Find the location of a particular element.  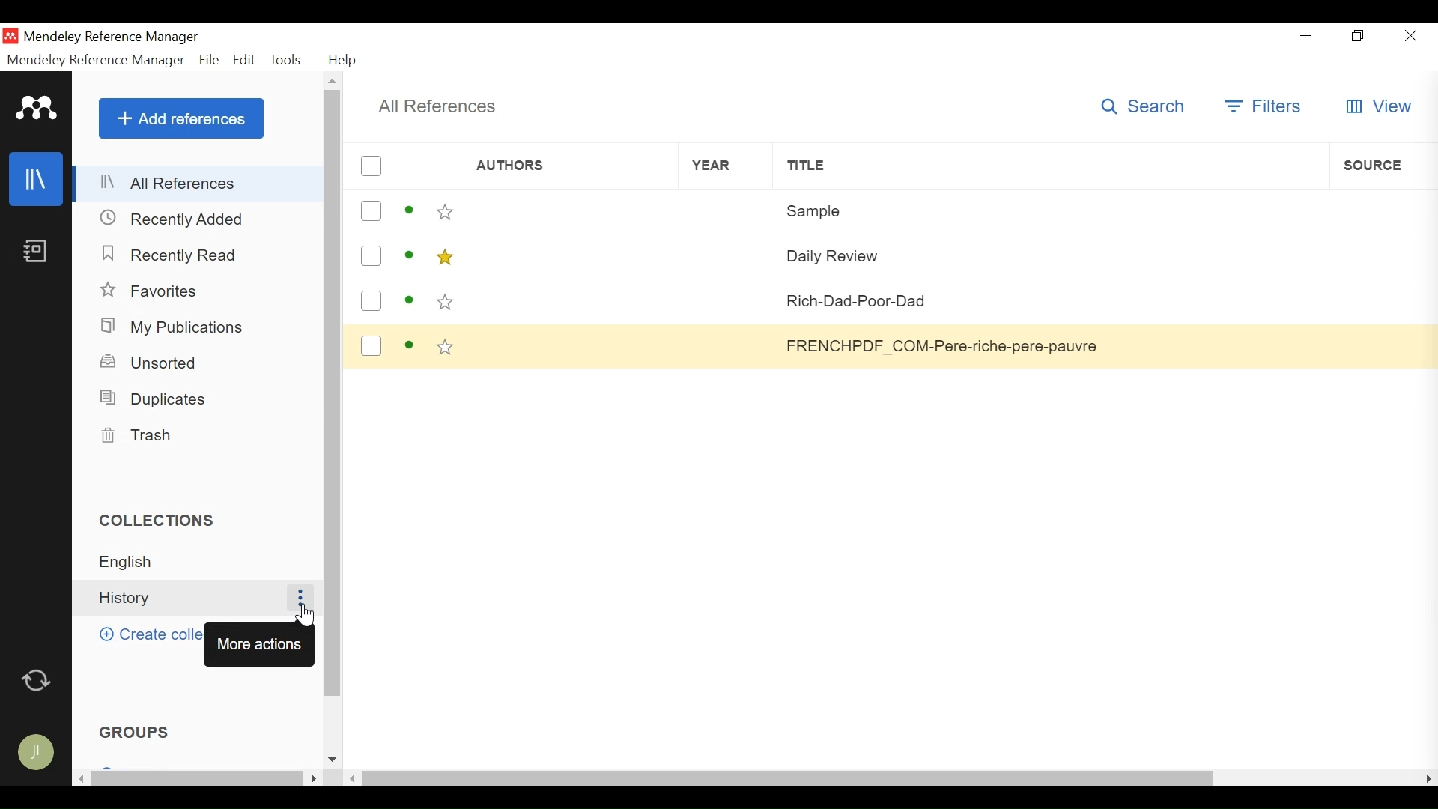

Source is located at coordinates (1379, 254).